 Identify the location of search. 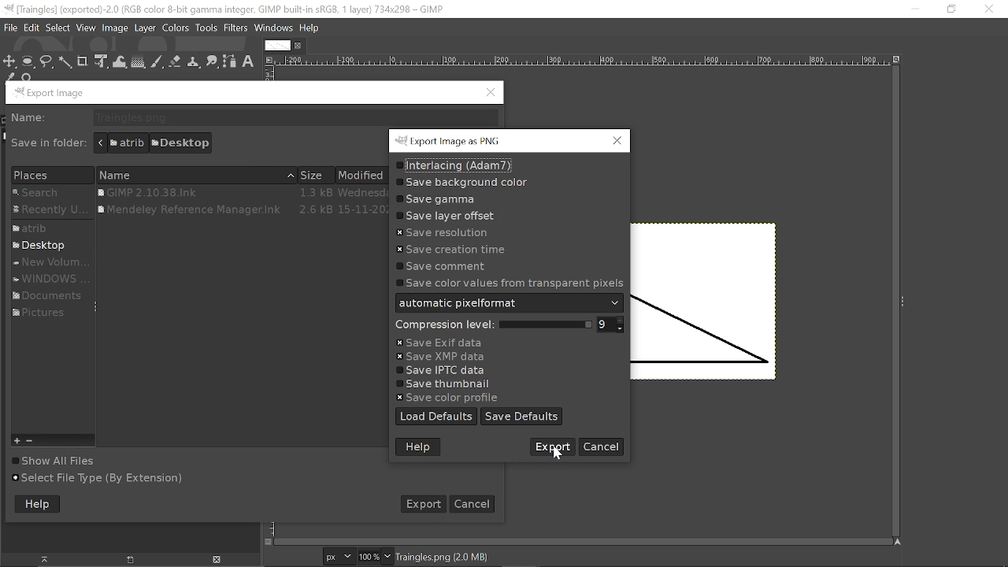
(50, 194).